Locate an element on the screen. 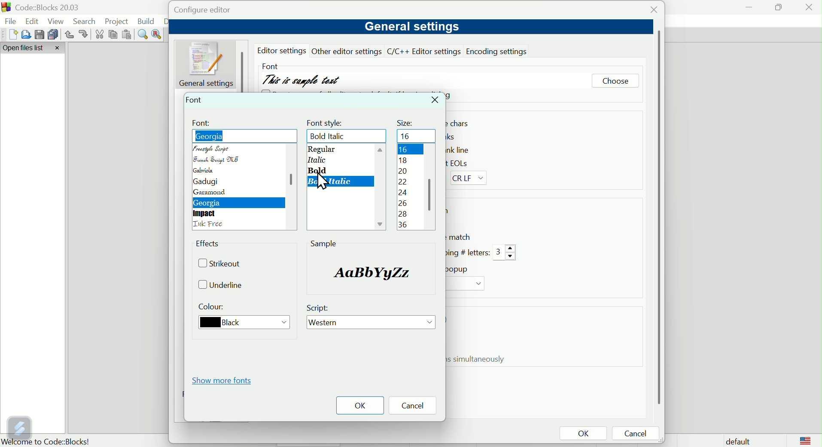 The width and height of the screenshot is (822, 447). Undo is located at coordinates (69, 35).